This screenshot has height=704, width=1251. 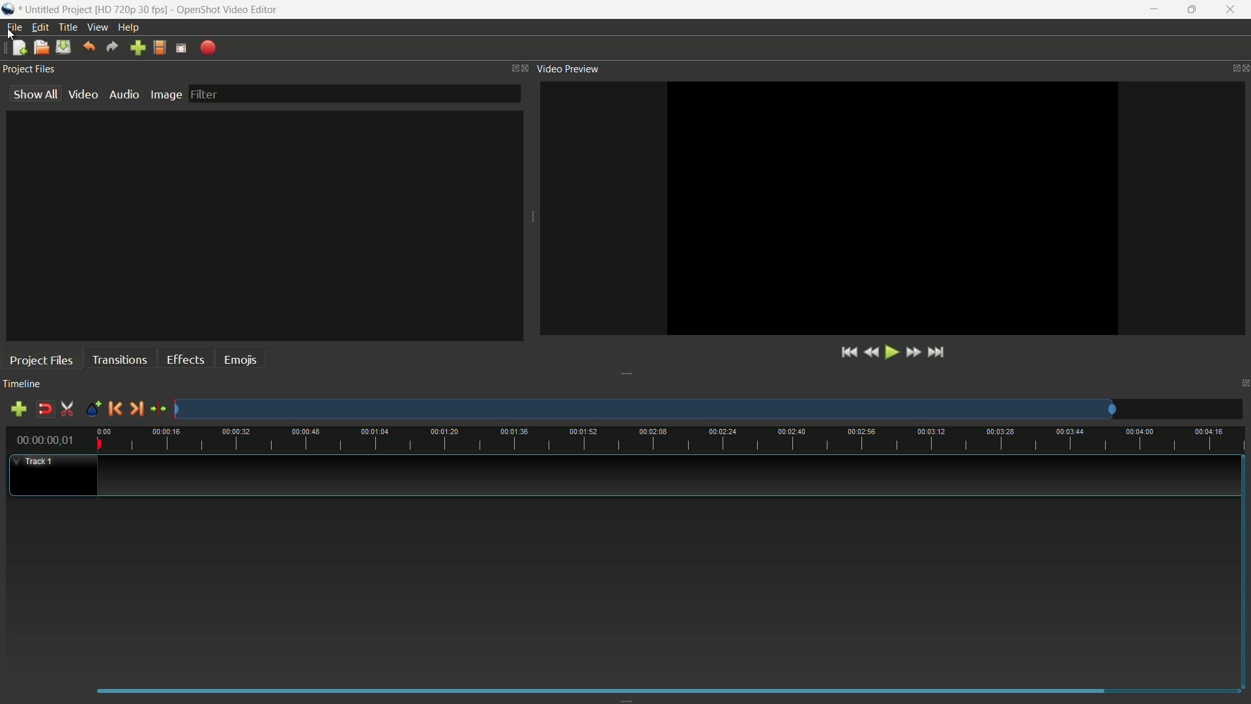 What do you see at coordinates (913, 353) in the screenshot?
I see `fast forward` at bounding box center [913, 353].